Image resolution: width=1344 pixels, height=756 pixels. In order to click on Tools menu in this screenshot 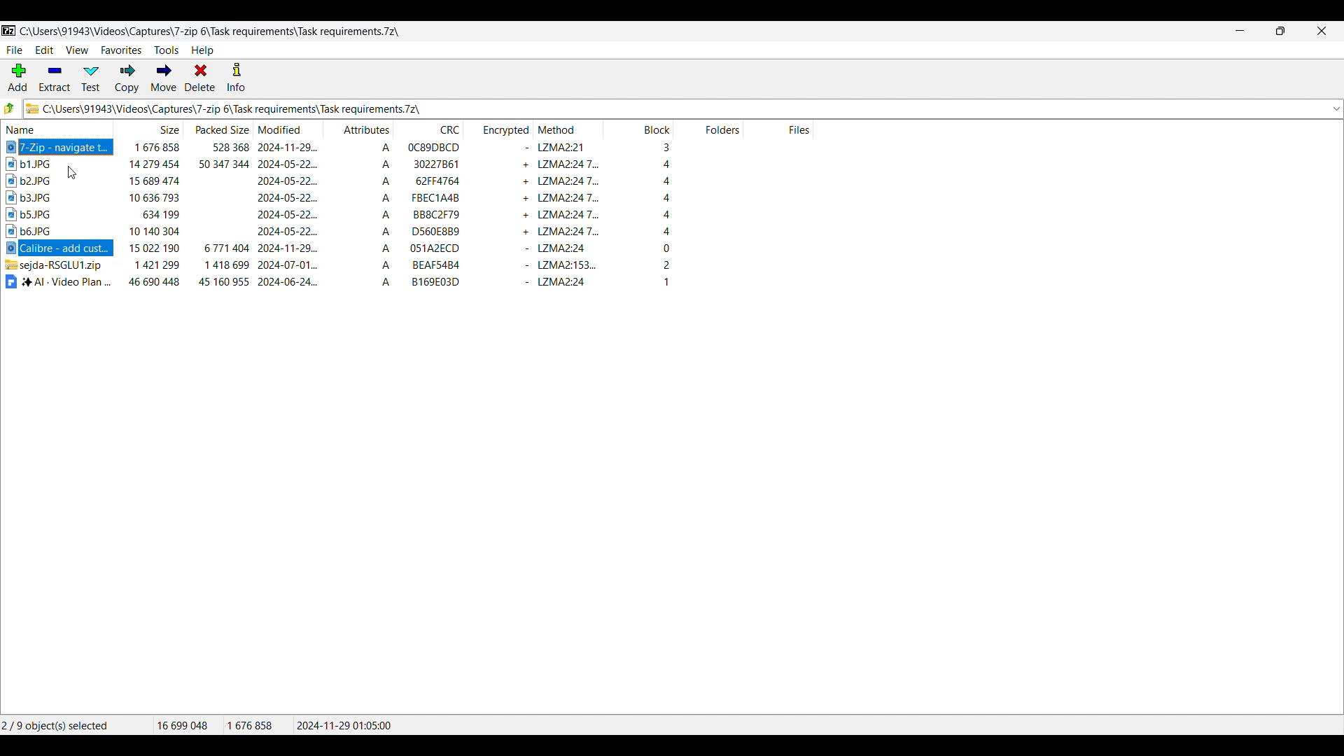, I will do `click(167, 50)`.